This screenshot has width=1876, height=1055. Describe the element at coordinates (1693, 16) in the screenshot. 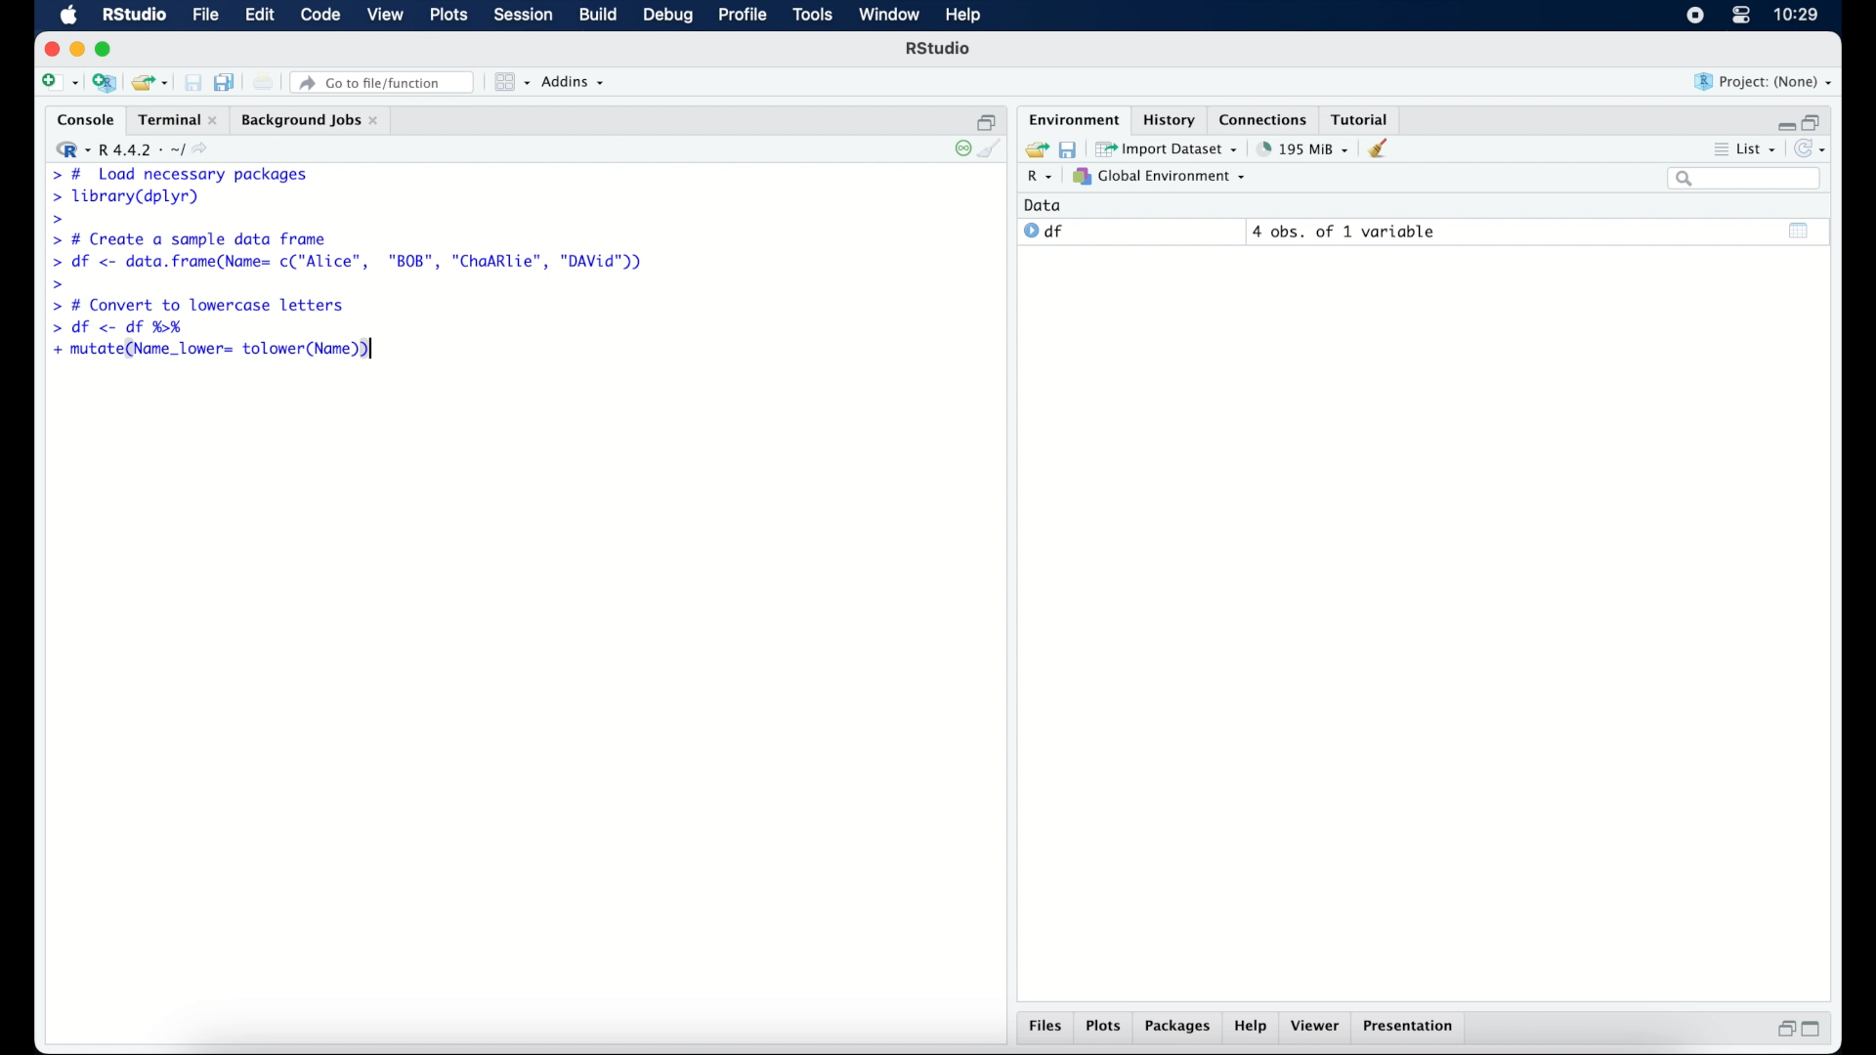

I see `screen recorder icon` at that location.